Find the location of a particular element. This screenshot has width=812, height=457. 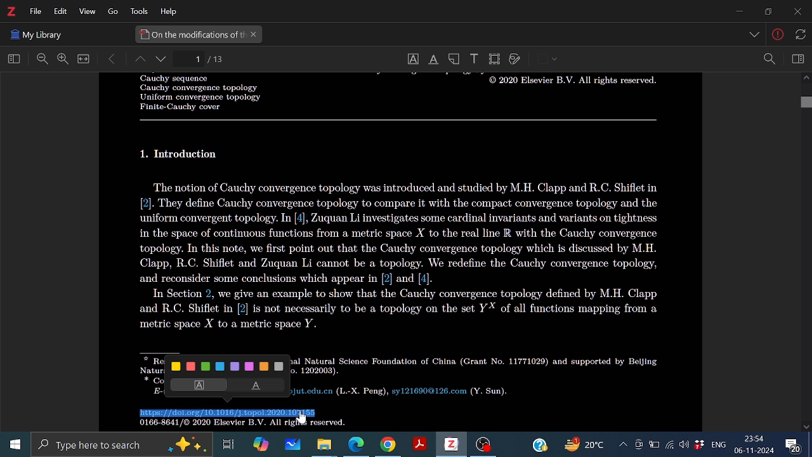

Home view is located at coordinates (11, 60).